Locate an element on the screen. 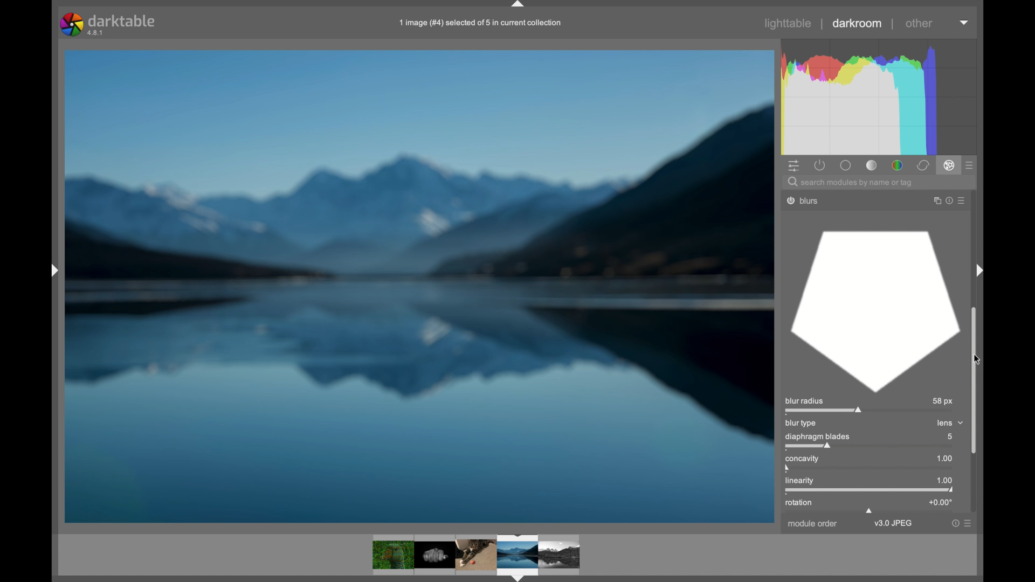  1.00 is located at coordinates (945, 458).